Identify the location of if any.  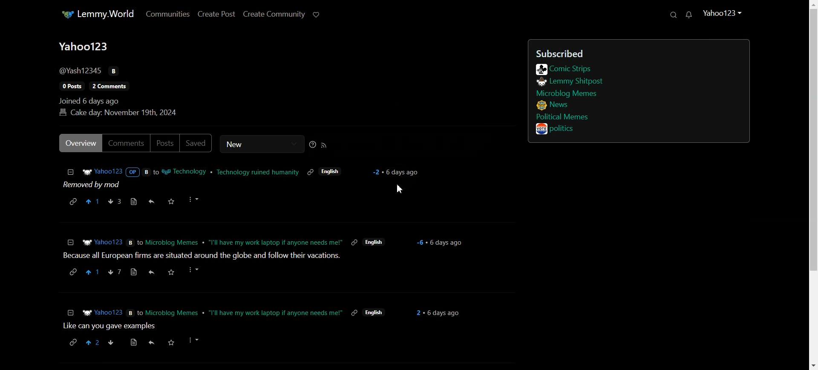
(354, 242).